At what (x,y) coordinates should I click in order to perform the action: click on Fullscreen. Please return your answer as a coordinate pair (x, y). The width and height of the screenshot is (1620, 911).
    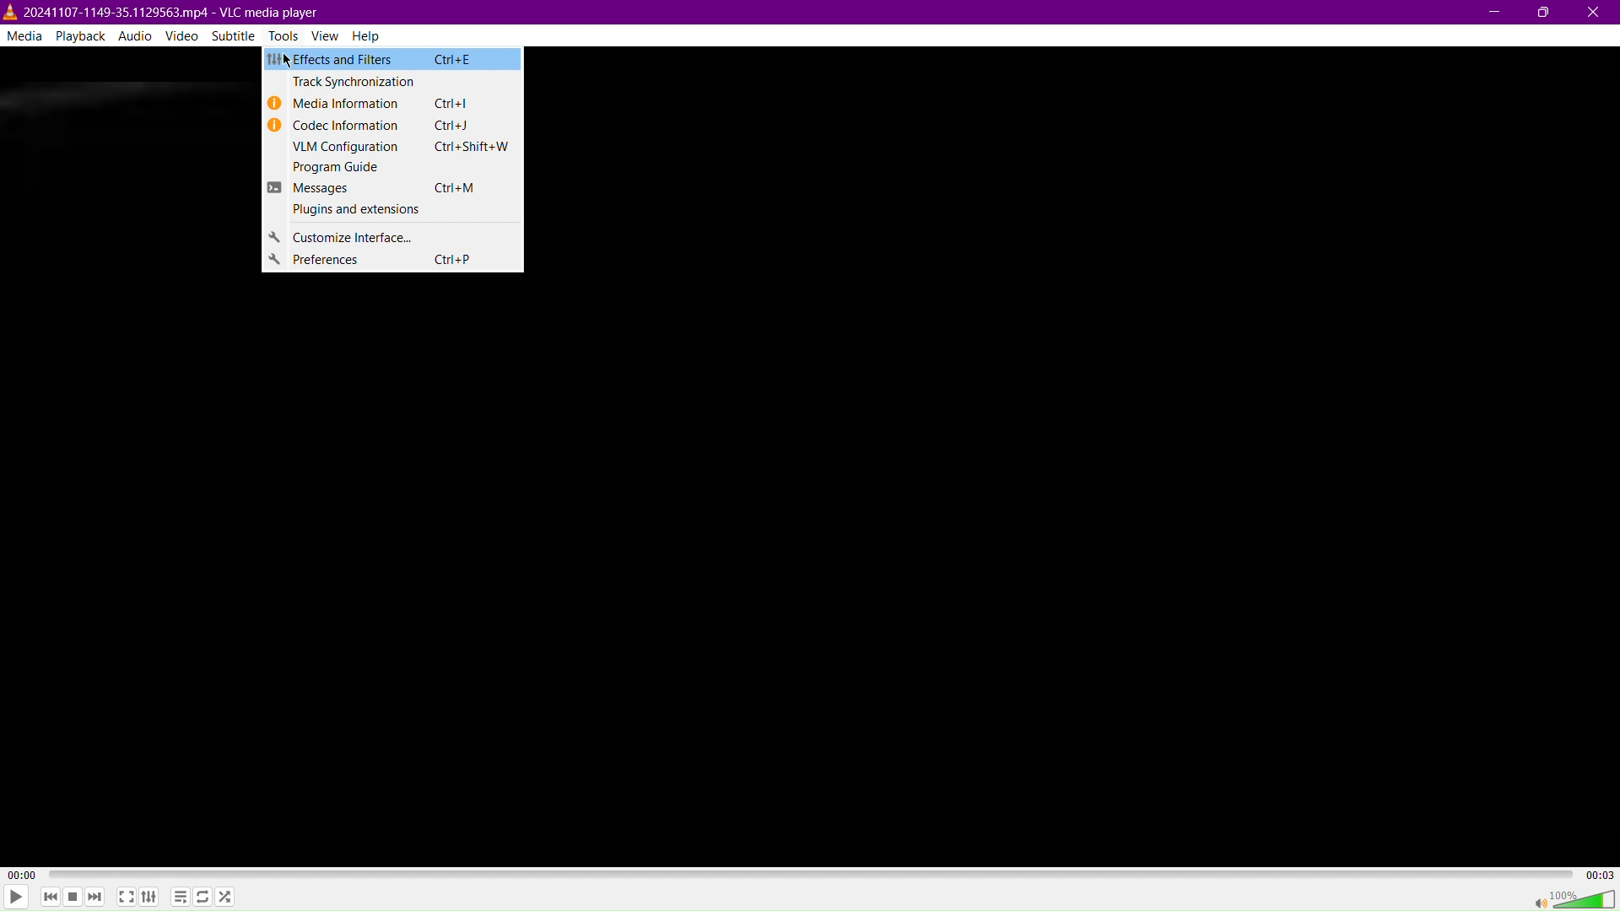
    Looking at the image, I should click on (126, 897).